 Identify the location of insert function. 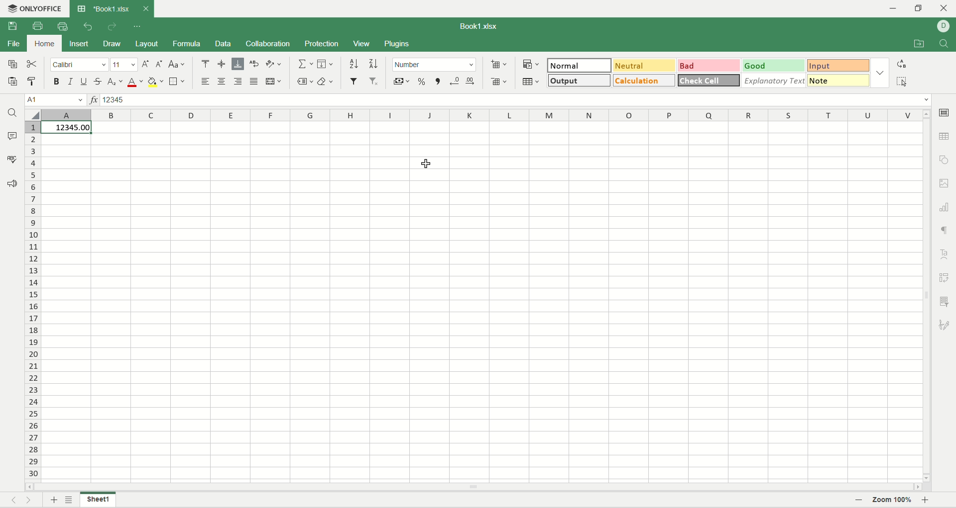
(92, 100).